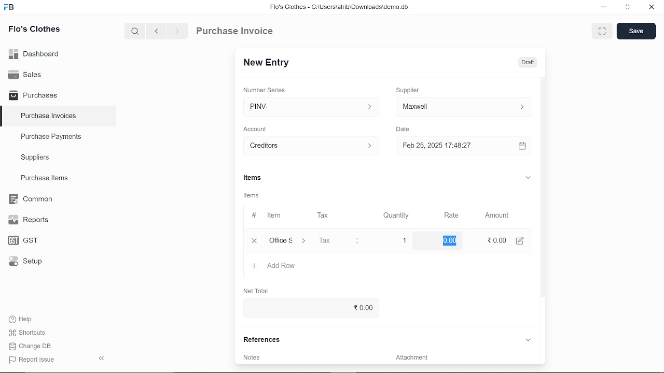 Image resolution: width=664 pixels, height=373 pixels. I want to click on previous, so click(157, 32).